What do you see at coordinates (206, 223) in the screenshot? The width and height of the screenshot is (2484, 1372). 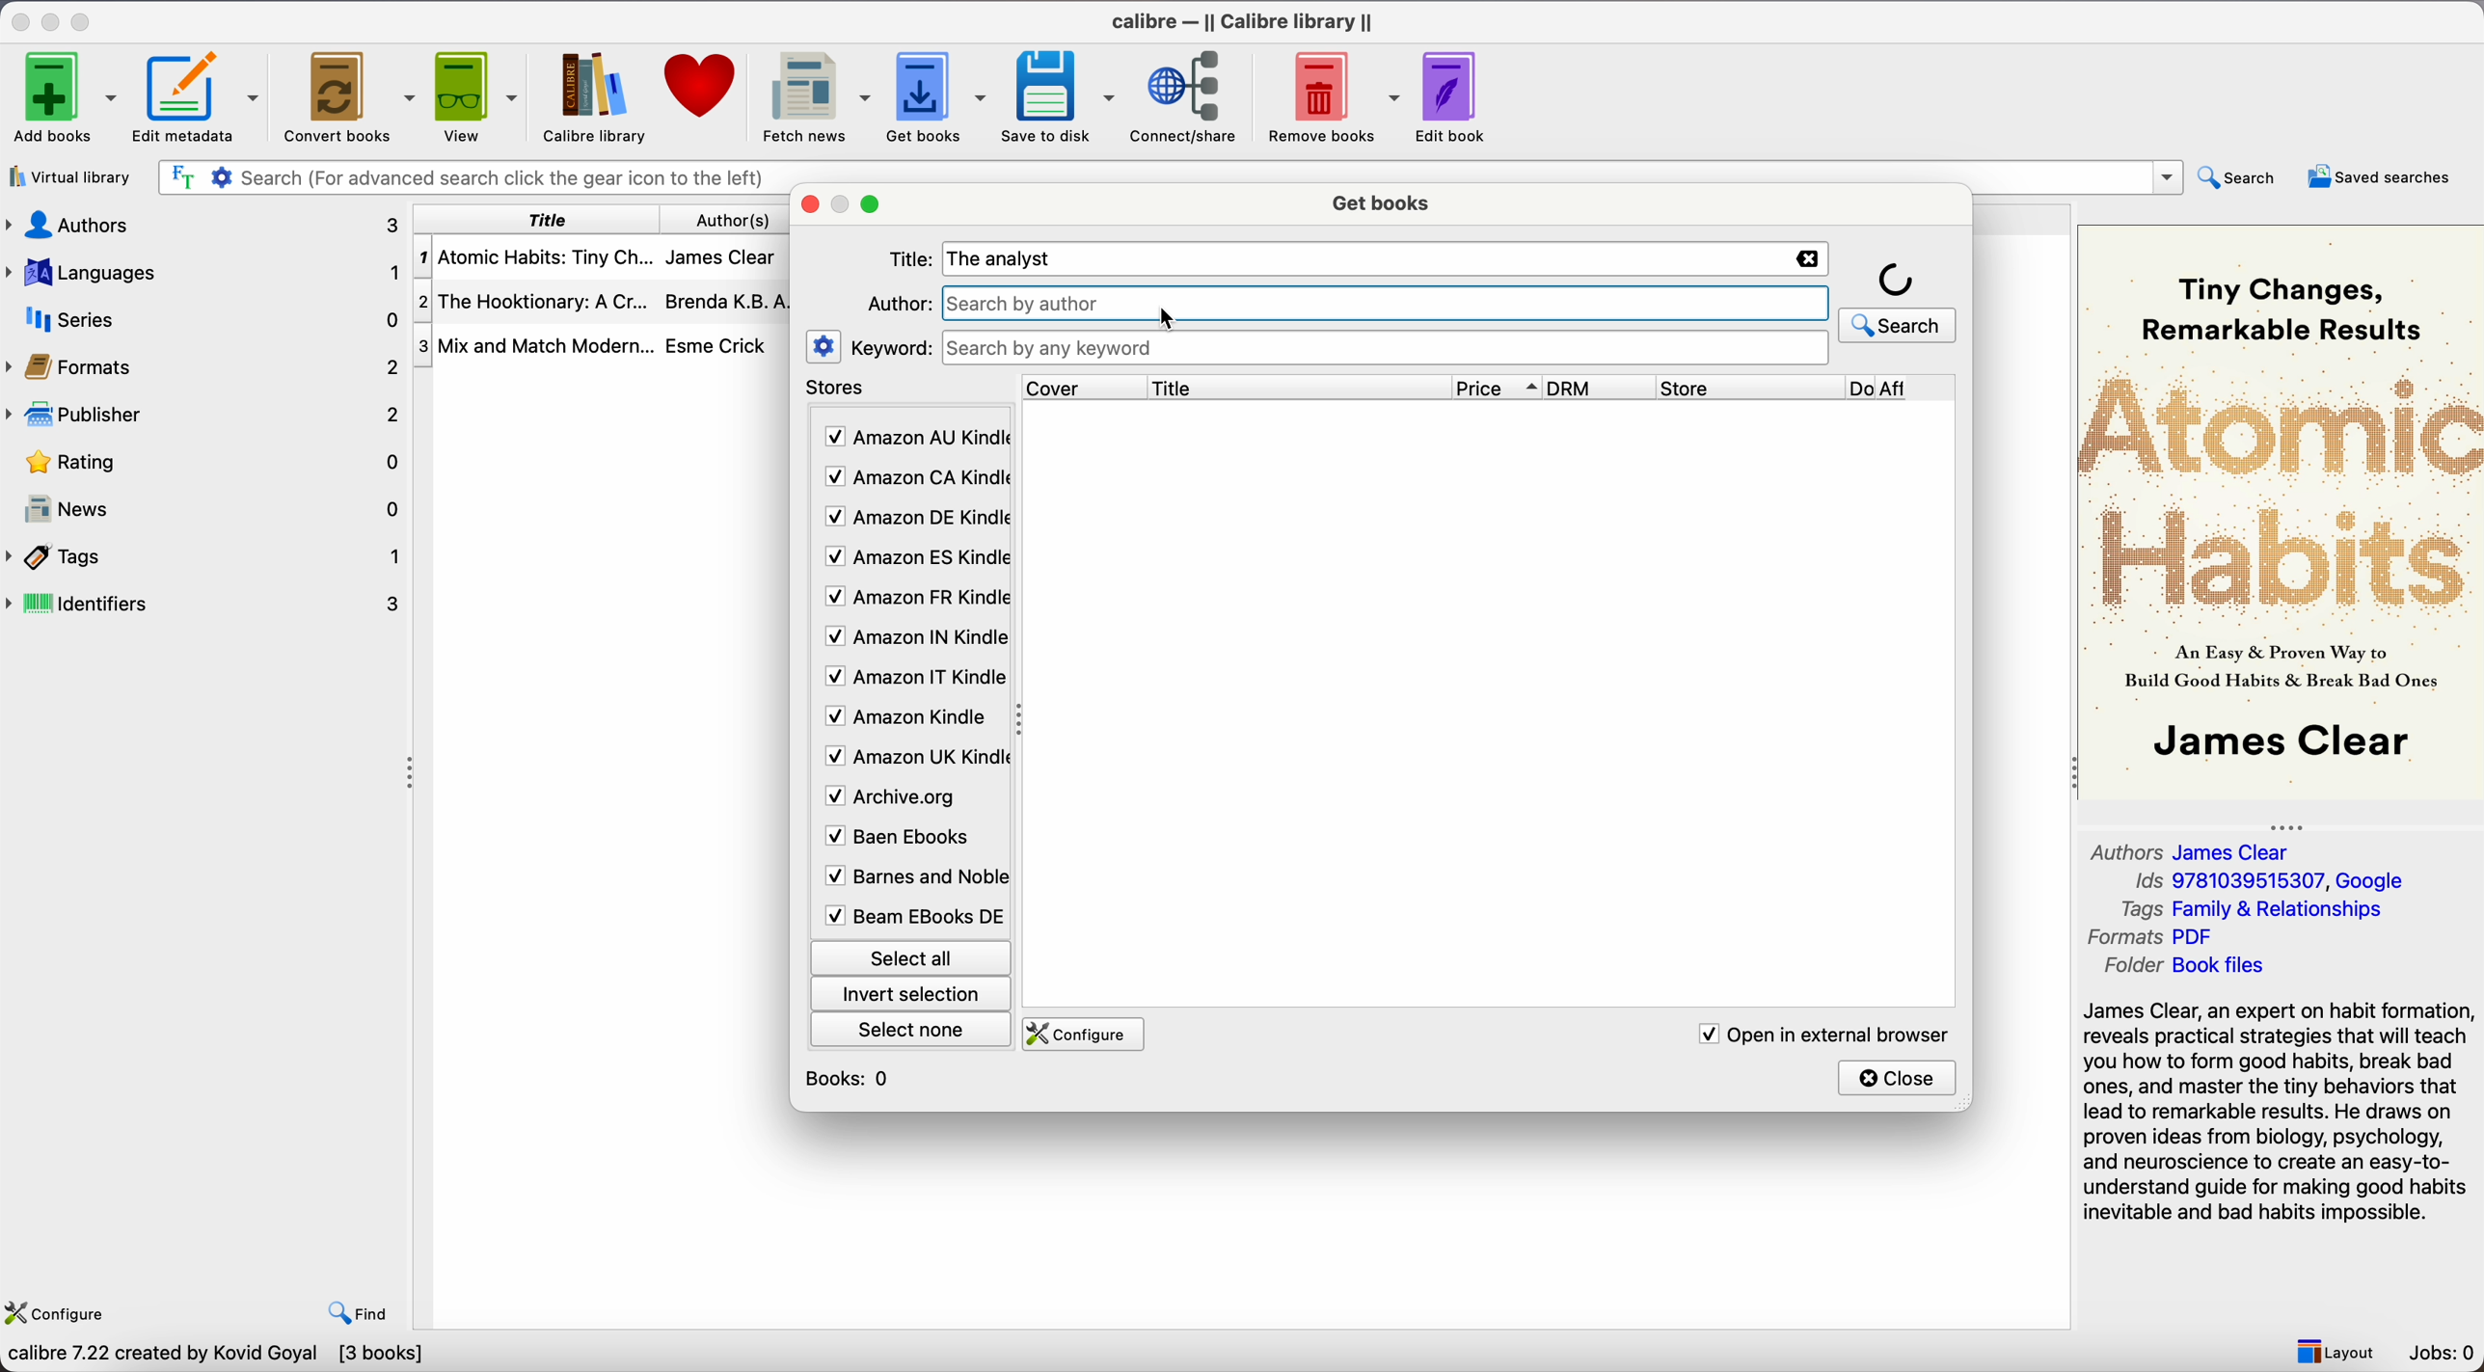 I see `authors` at bounding box center [206, 223].